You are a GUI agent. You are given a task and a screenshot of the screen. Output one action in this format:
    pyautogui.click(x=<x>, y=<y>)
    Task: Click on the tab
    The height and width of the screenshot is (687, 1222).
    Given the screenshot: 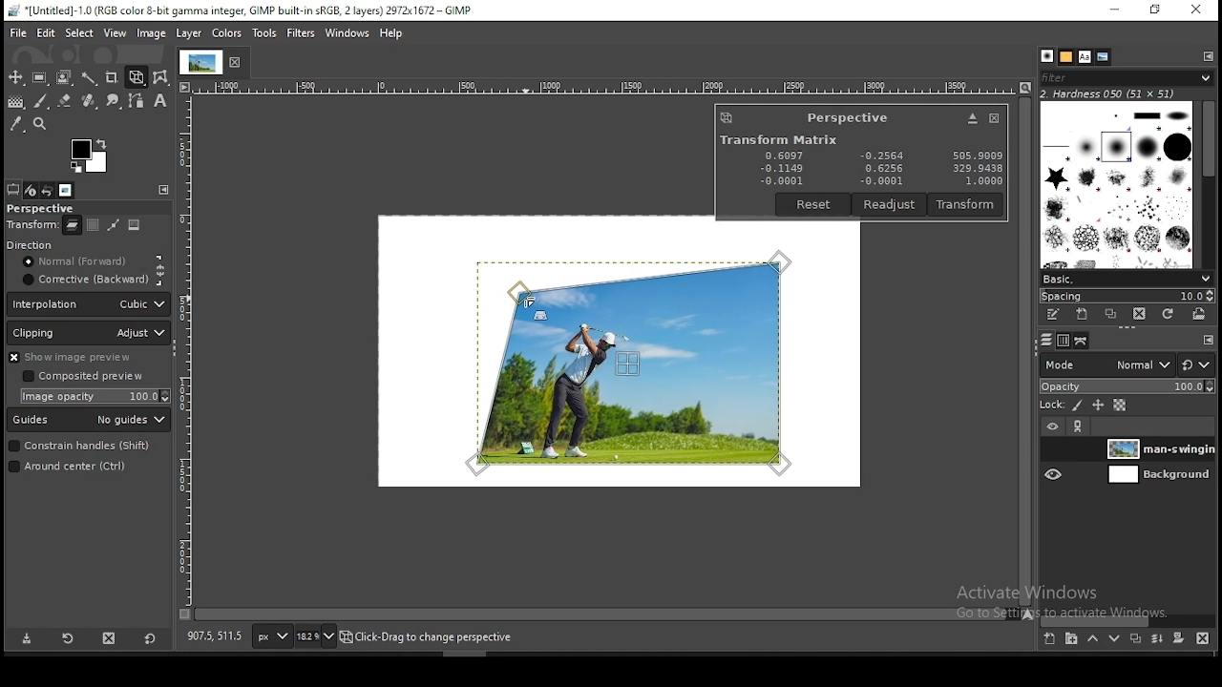 What is the action you would take?
    pyautogui.click(x=200, y=62)
    